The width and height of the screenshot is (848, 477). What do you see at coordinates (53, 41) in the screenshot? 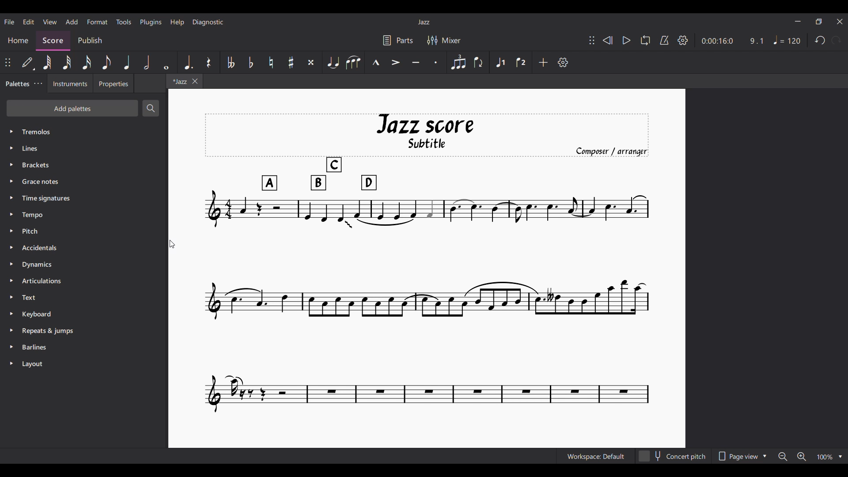
I see `Score, current section highlighted` at bounding box center [53, 41].